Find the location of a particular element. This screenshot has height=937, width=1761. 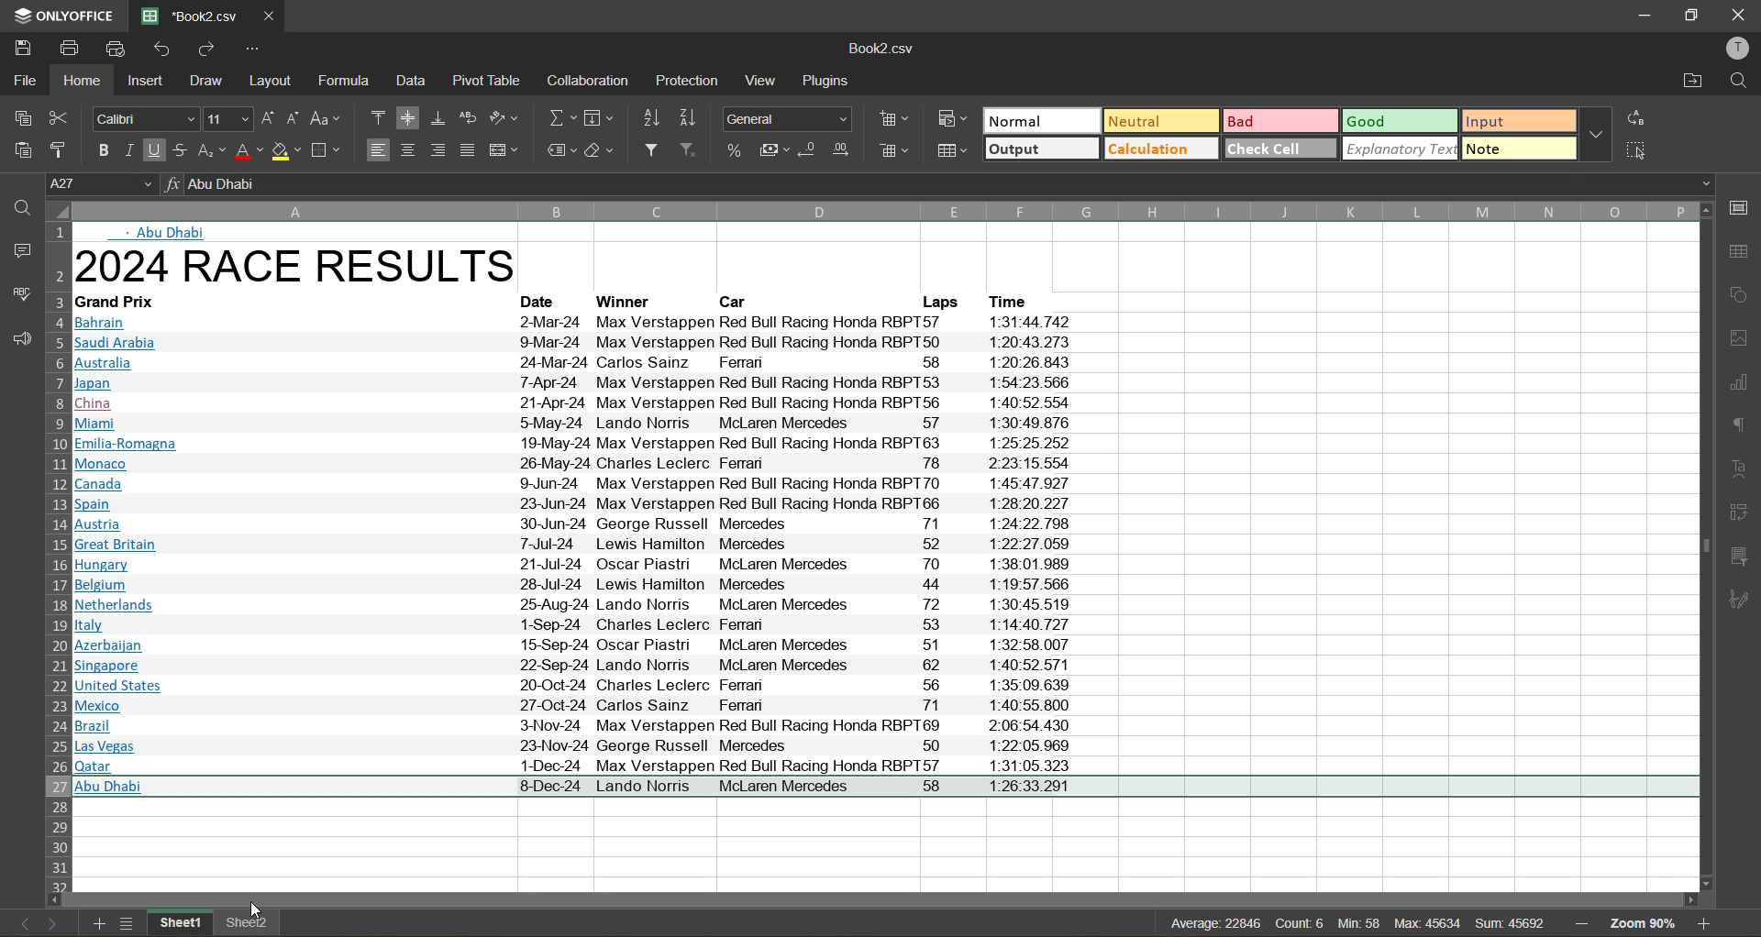

select all cells is located at coordinates (55, 212).